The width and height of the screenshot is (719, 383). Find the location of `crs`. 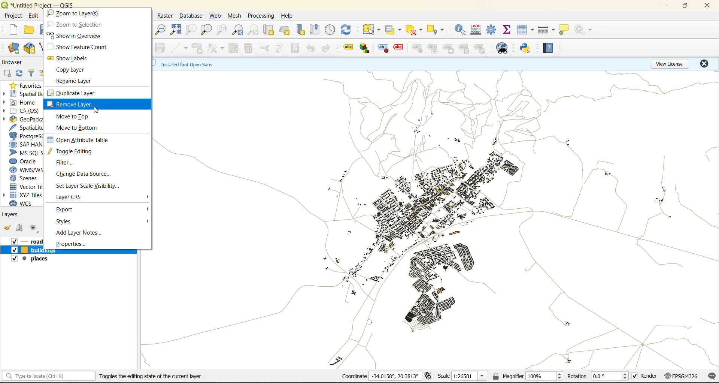

crs is located at coordinates (683, 376).